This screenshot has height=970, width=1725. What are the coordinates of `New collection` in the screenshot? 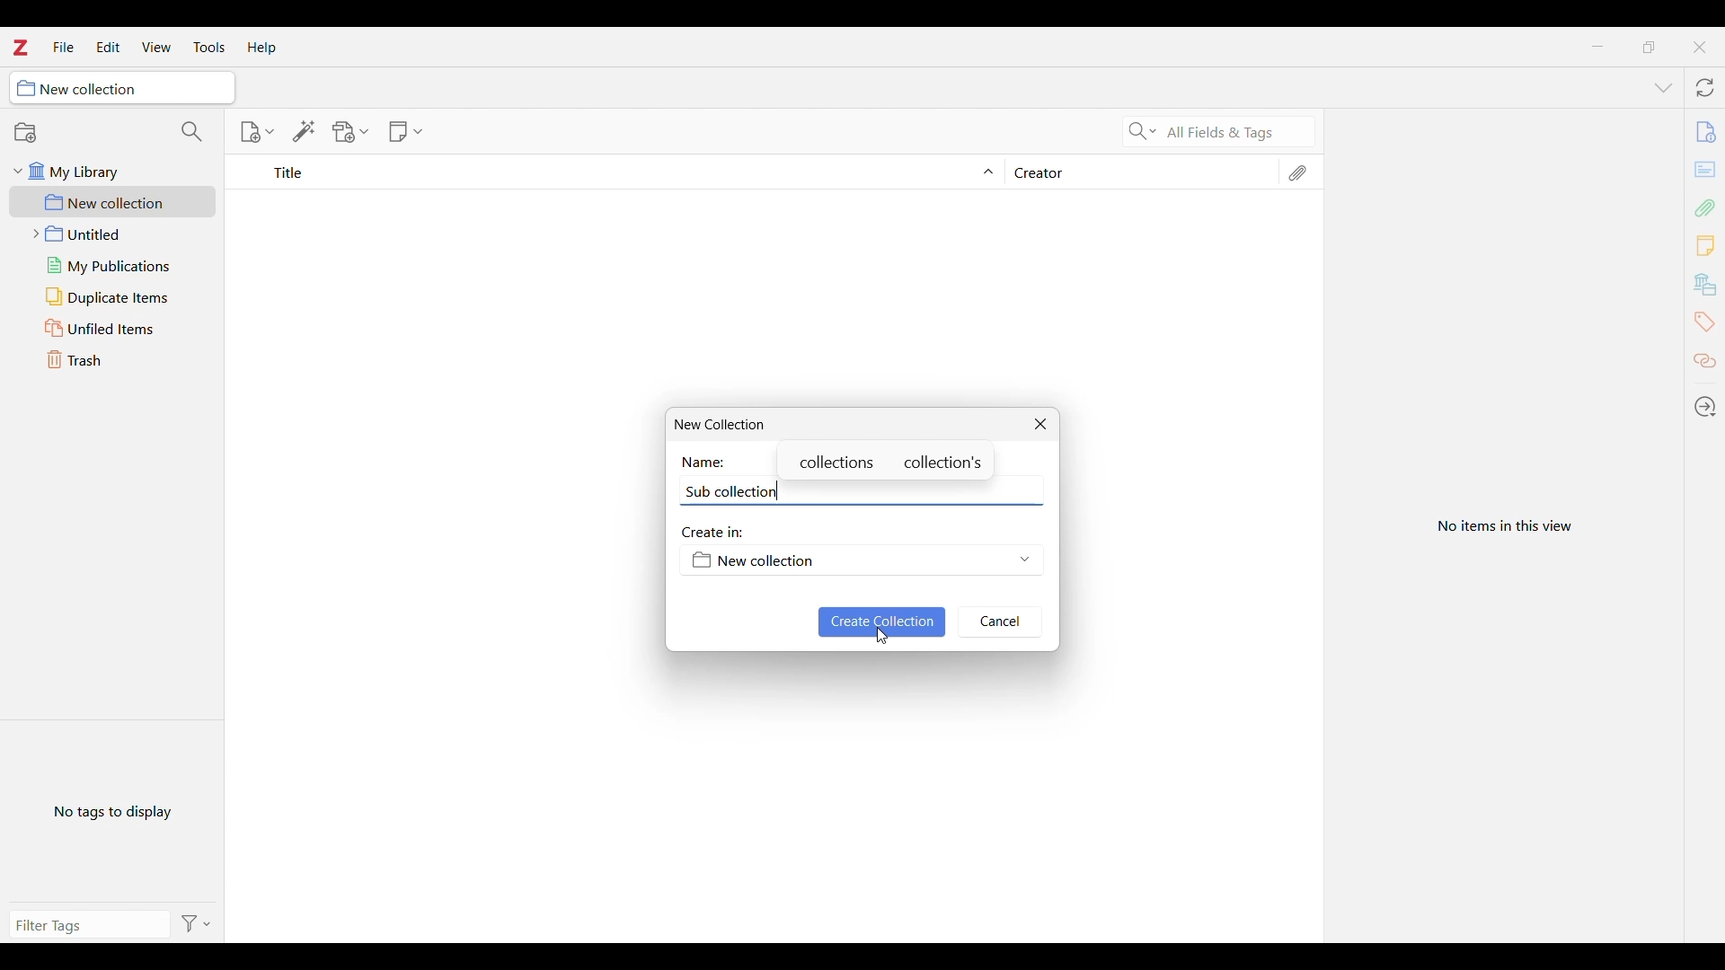 It's located at (26, 133).